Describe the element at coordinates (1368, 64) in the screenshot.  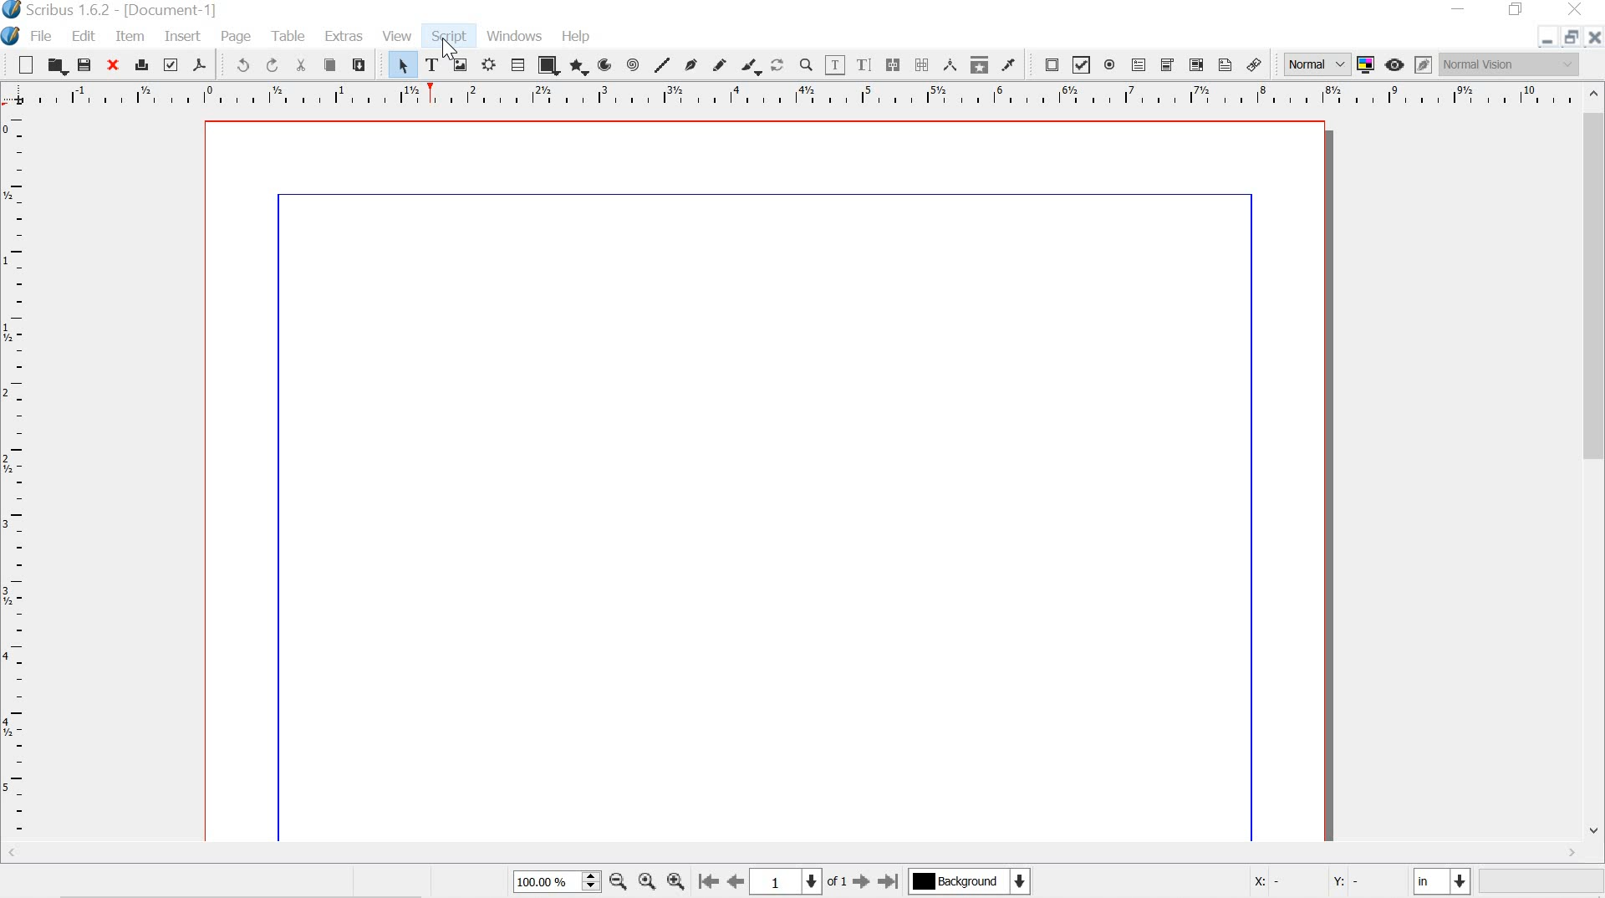
I see `toggle color management system` at that location.